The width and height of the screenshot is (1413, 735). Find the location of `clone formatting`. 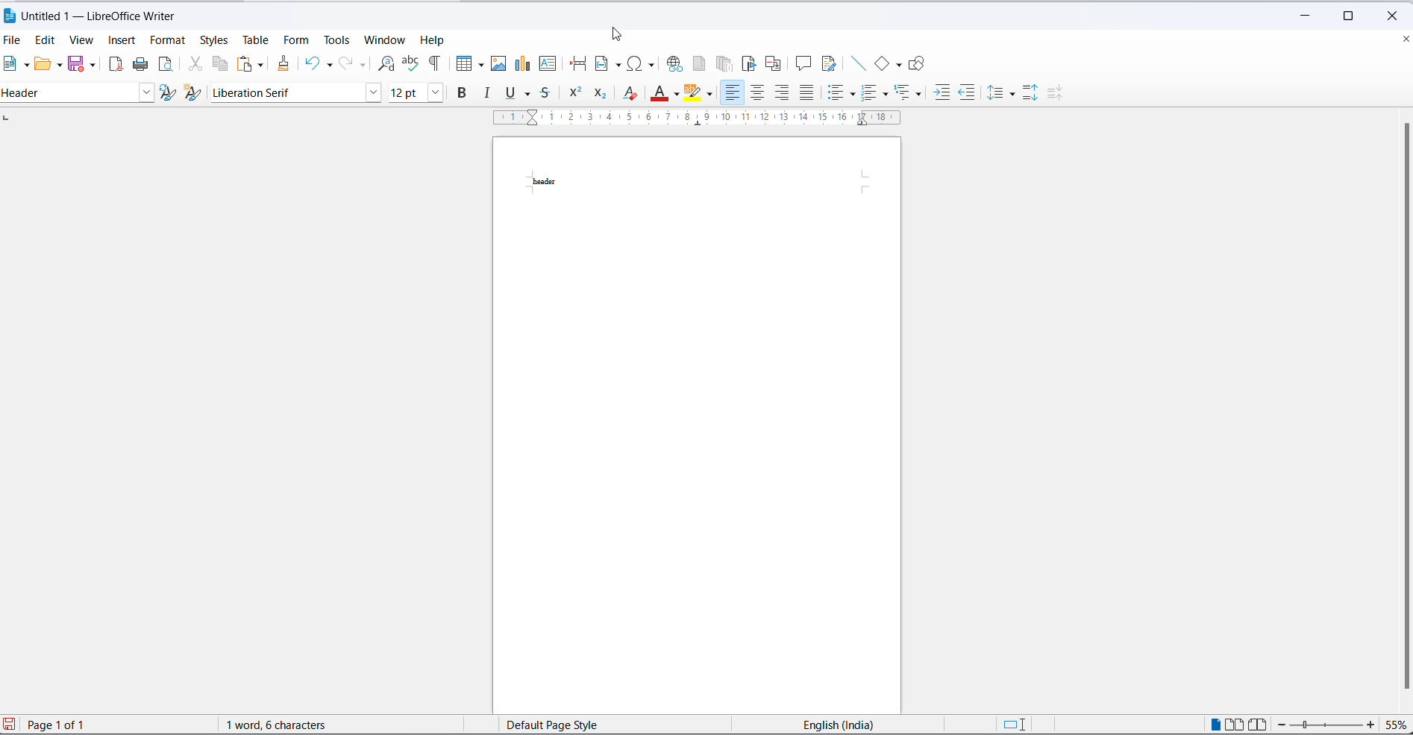

clone formatting is located at coordinates (283, 65).